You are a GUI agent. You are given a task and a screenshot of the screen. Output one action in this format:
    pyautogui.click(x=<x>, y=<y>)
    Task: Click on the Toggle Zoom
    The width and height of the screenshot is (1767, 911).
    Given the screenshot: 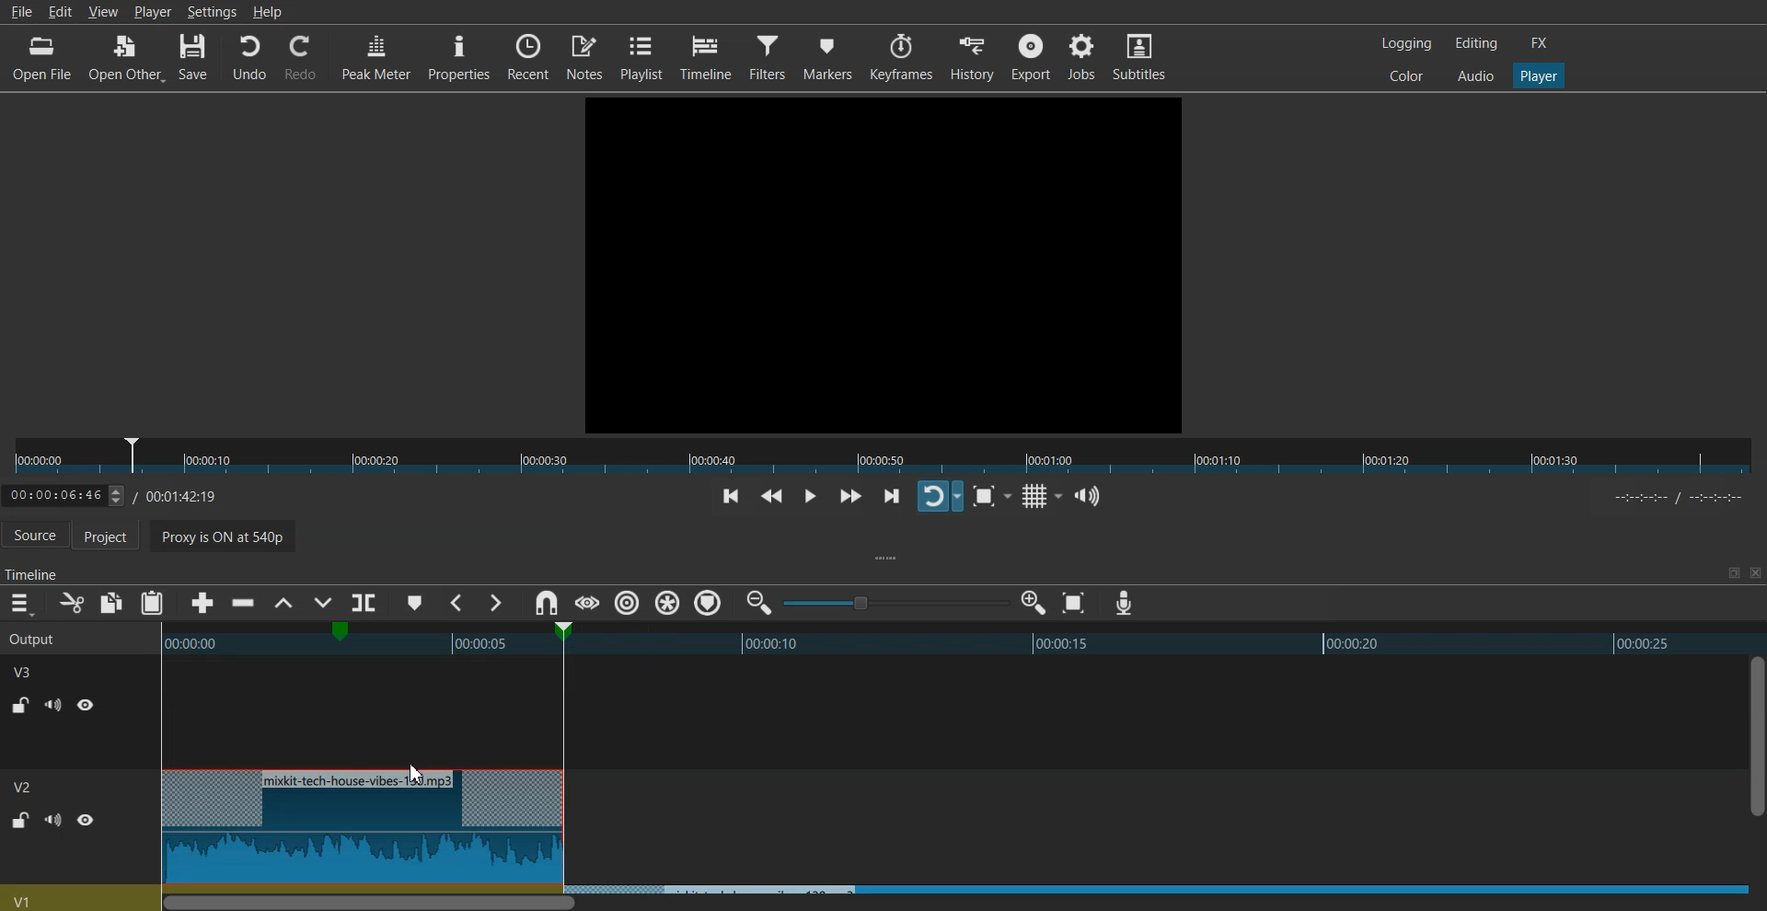 What is the action you would take?
    pyautogui.click(x=987, y=497)
    